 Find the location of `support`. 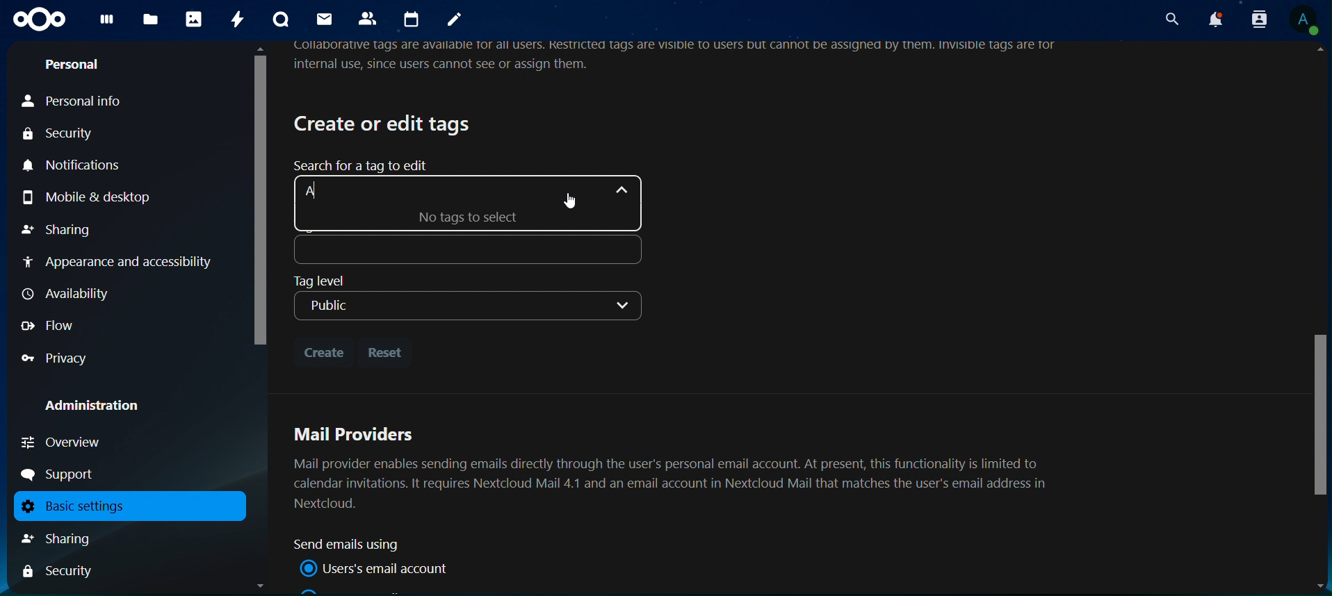

support is located at coordinates (63, 474).